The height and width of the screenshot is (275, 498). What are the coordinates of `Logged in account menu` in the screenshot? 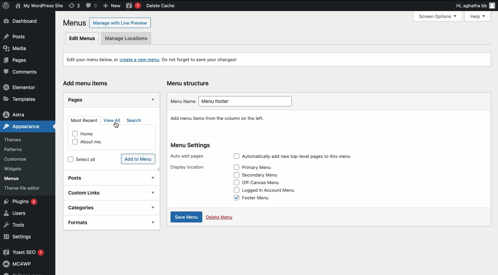 It's located at (275, 190).